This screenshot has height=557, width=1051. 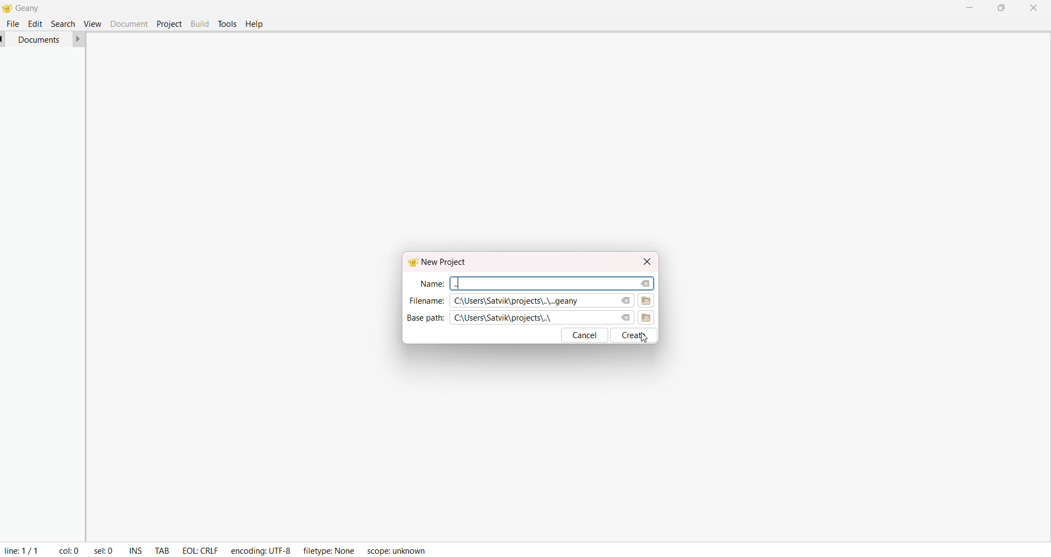 What do you see at coordinates (91, 23) in the screenshot?
I see `view` at bounding box center [91, 23].